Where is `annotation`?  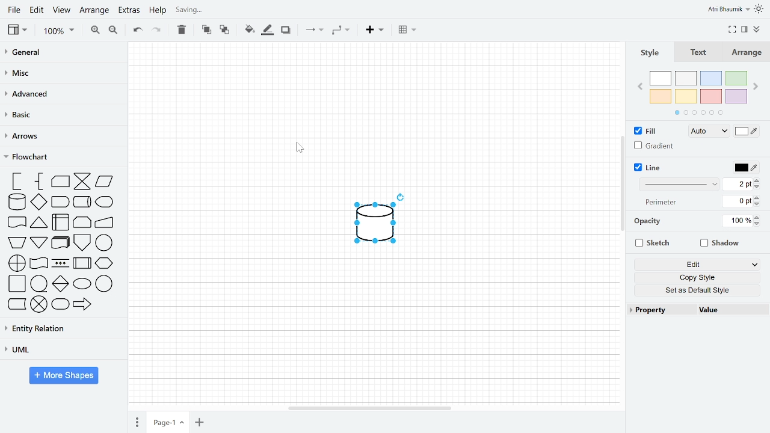 annotation is located at coordinates (40, 182).